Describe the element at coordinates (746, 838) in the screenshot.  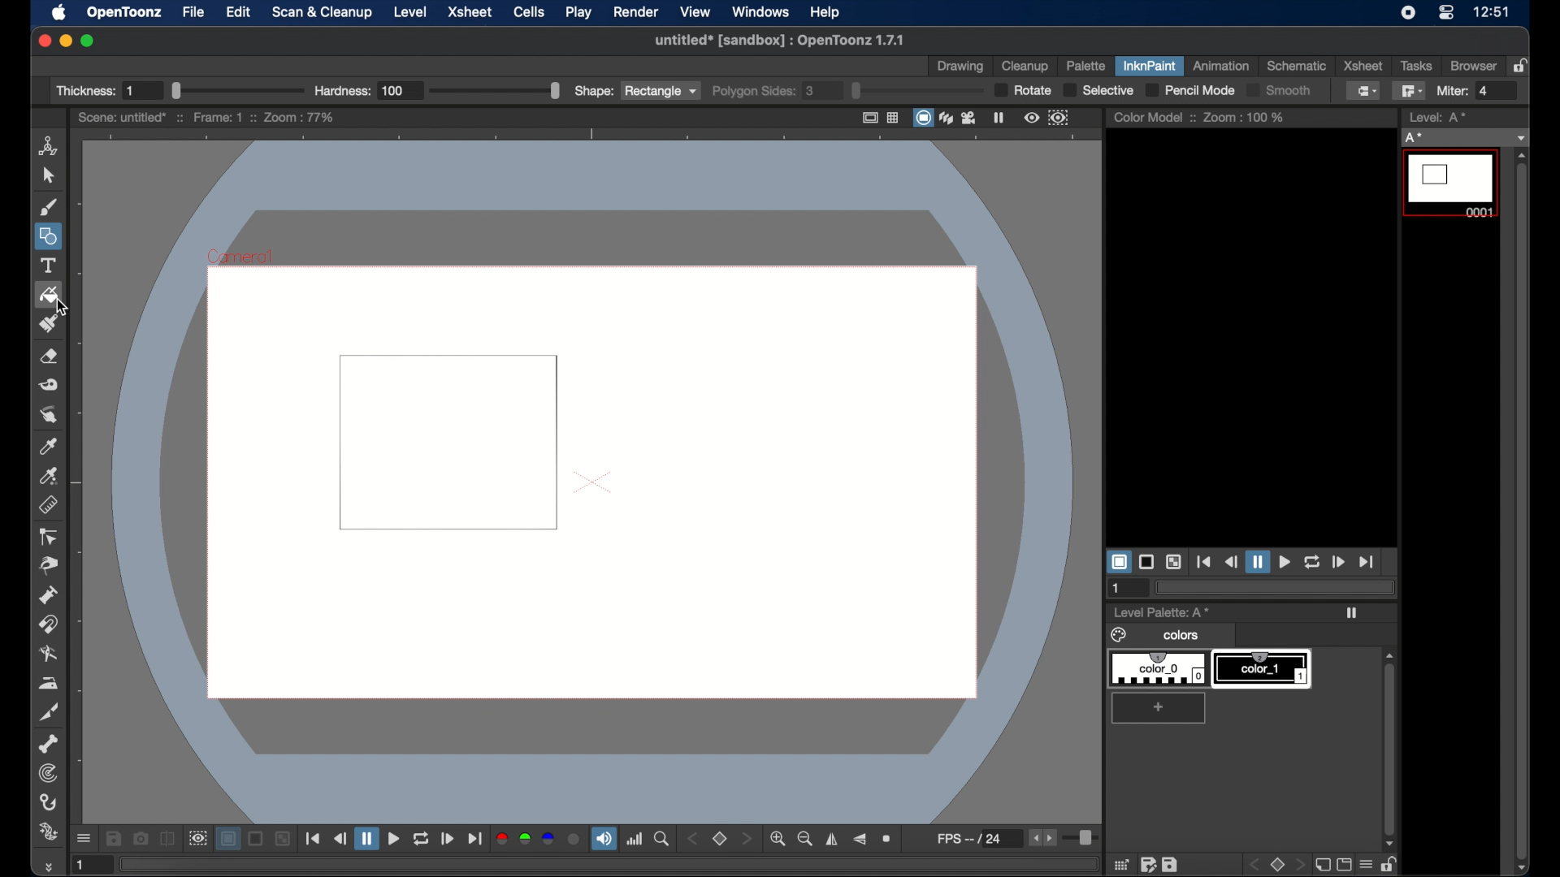
I see `stepper button` at that location.